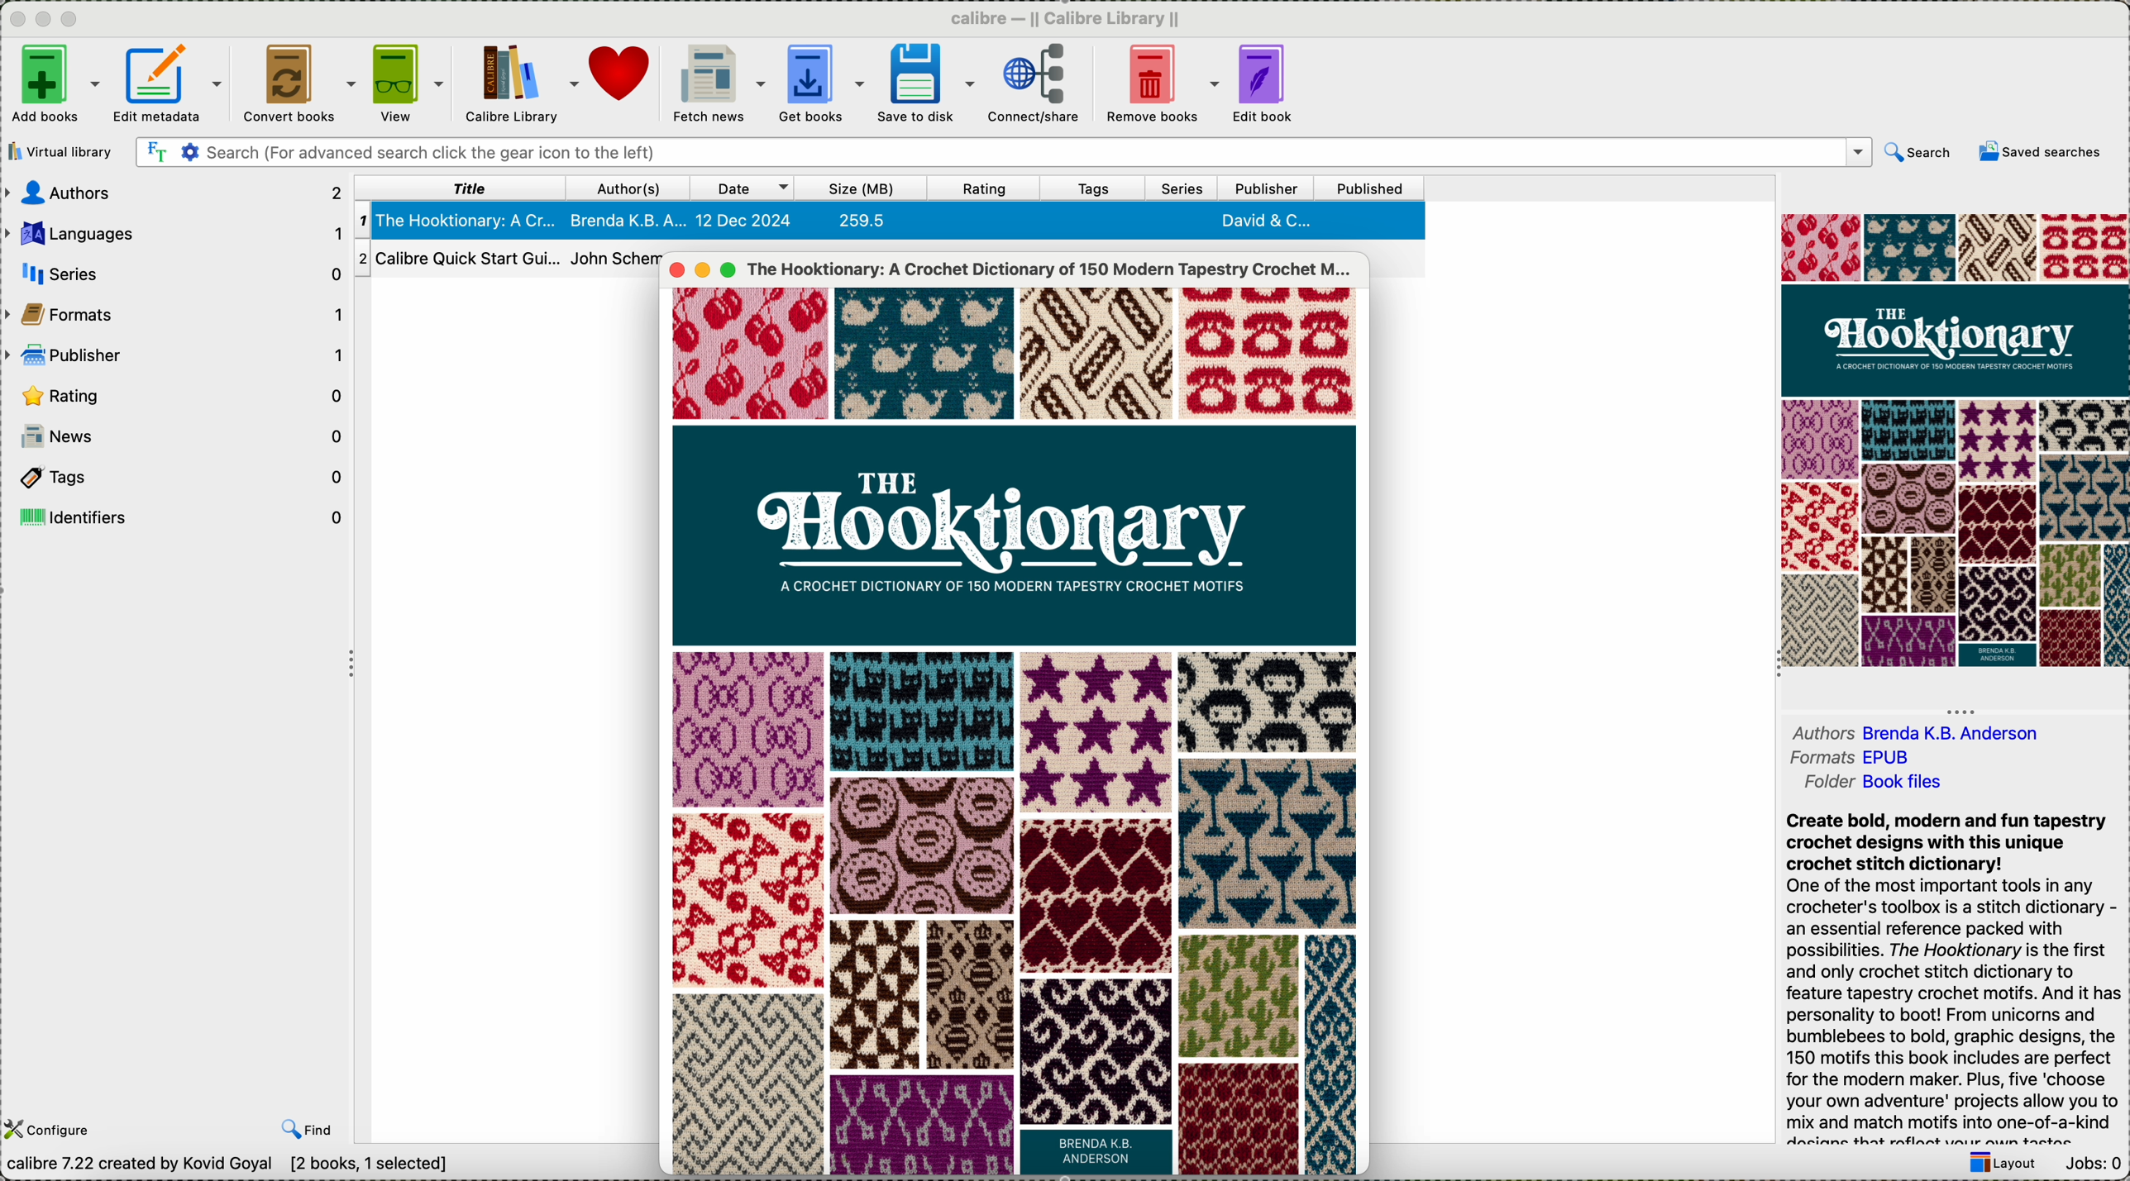 The width and height of the screenshot is (2130, 1181). What do you see at coordinates (1052, 269) in the screenshot?
I see `book name` at bounding box center [1052, 269].